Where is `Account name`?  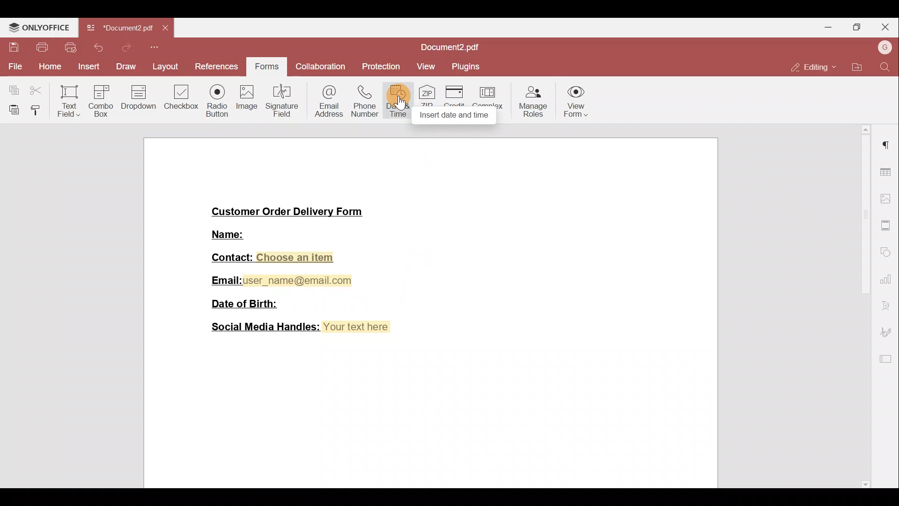 Account name is located at coordinates (884, 47).